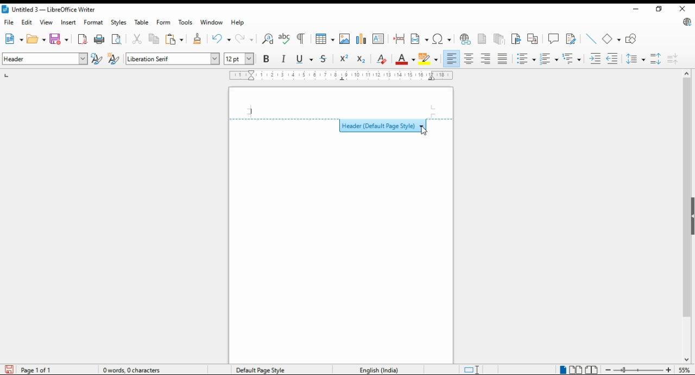 This screenshot has width=695, height=375. Describe the element at coordinates (263, 370) in the screenshot. I see `page style` at that location.